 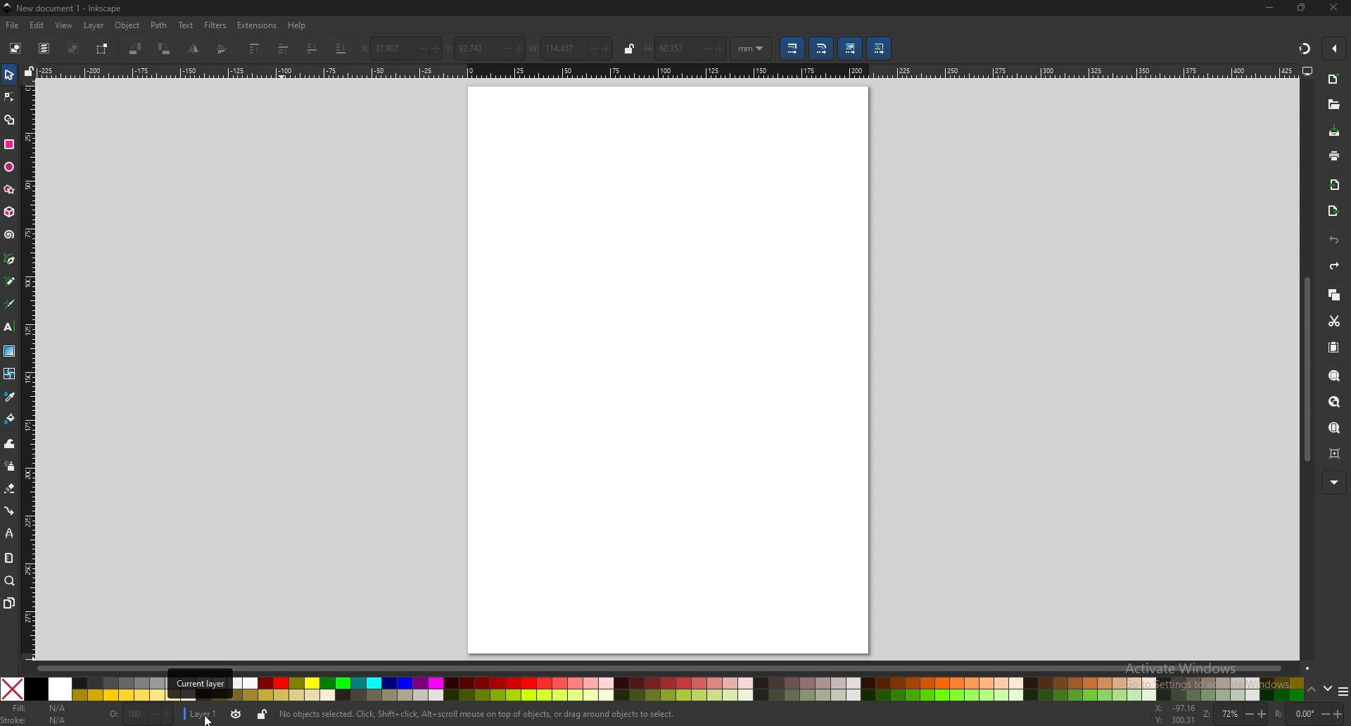 I want to click on raise to top, so click(x=255, y=48).